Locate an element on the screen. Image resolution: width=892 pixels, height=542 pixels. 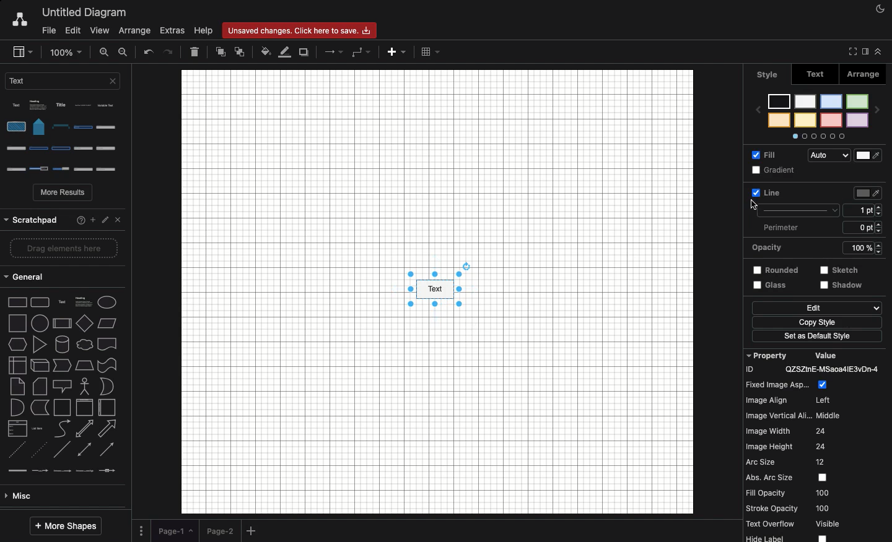
Extras is located at coordinates (173, 31).